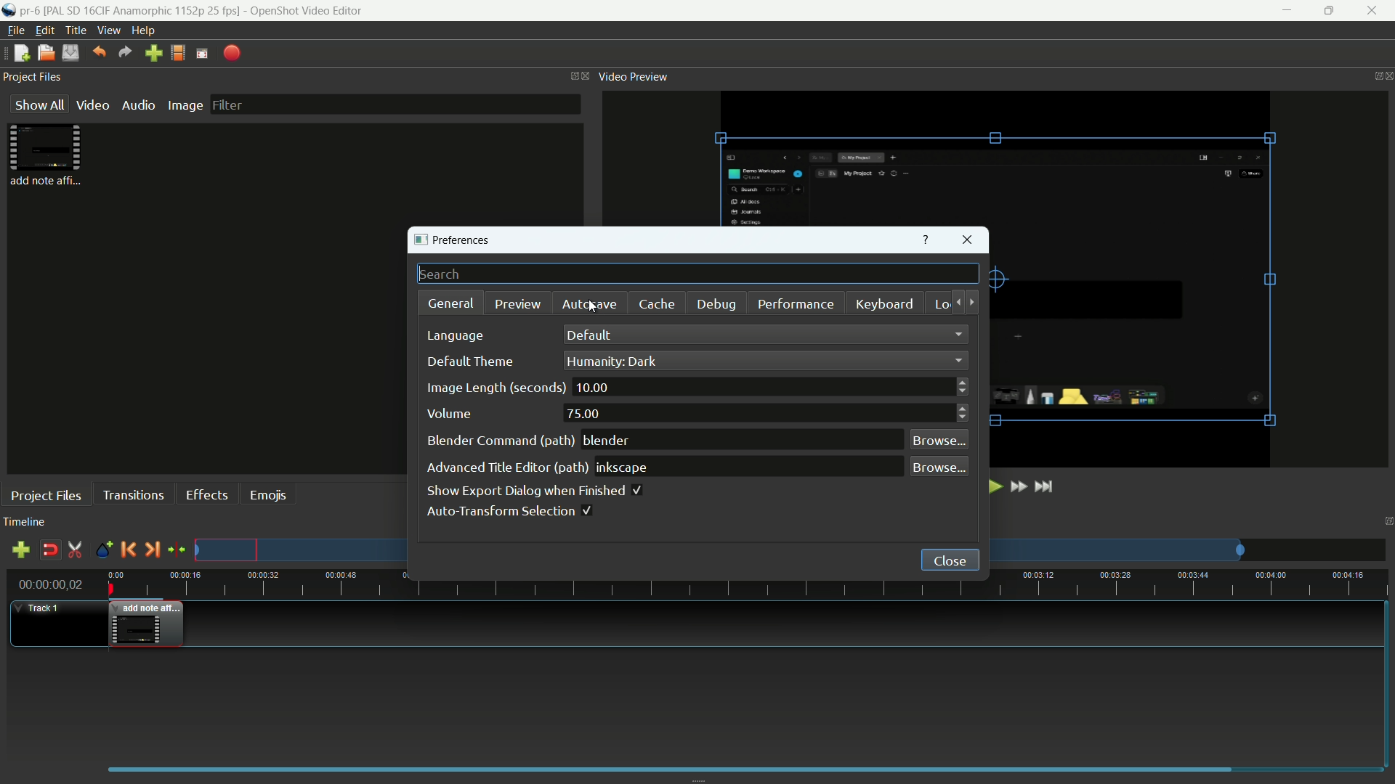  What do you see at coordinates (938, 440) in the screenshot?
I see `browse` at bounding box center [938, 440].